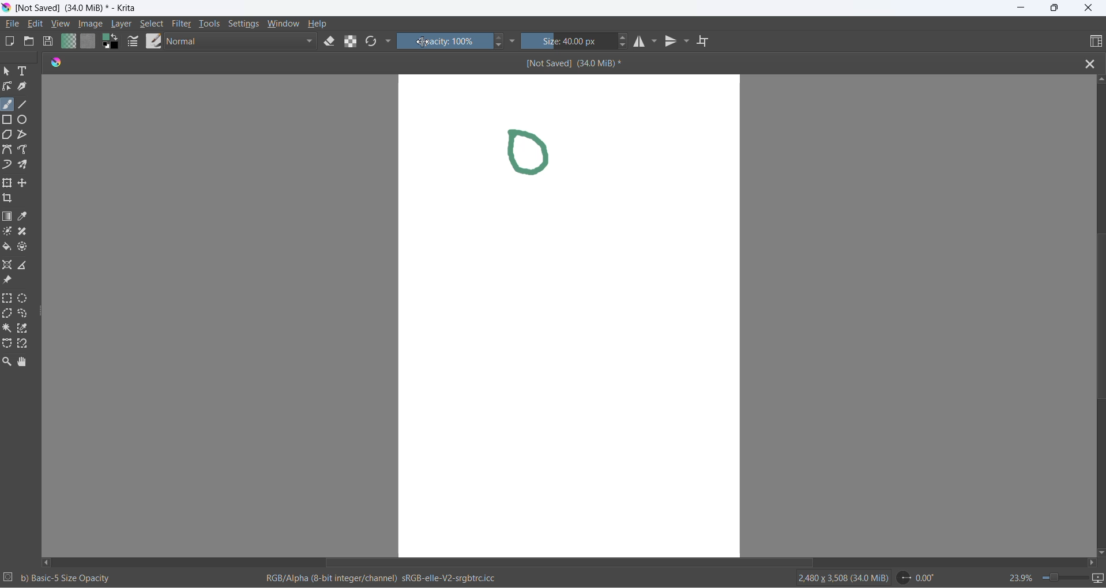 Image resolution: width=1106 pixels, height=588 pixels. I want to click on image, so click(91, 24).